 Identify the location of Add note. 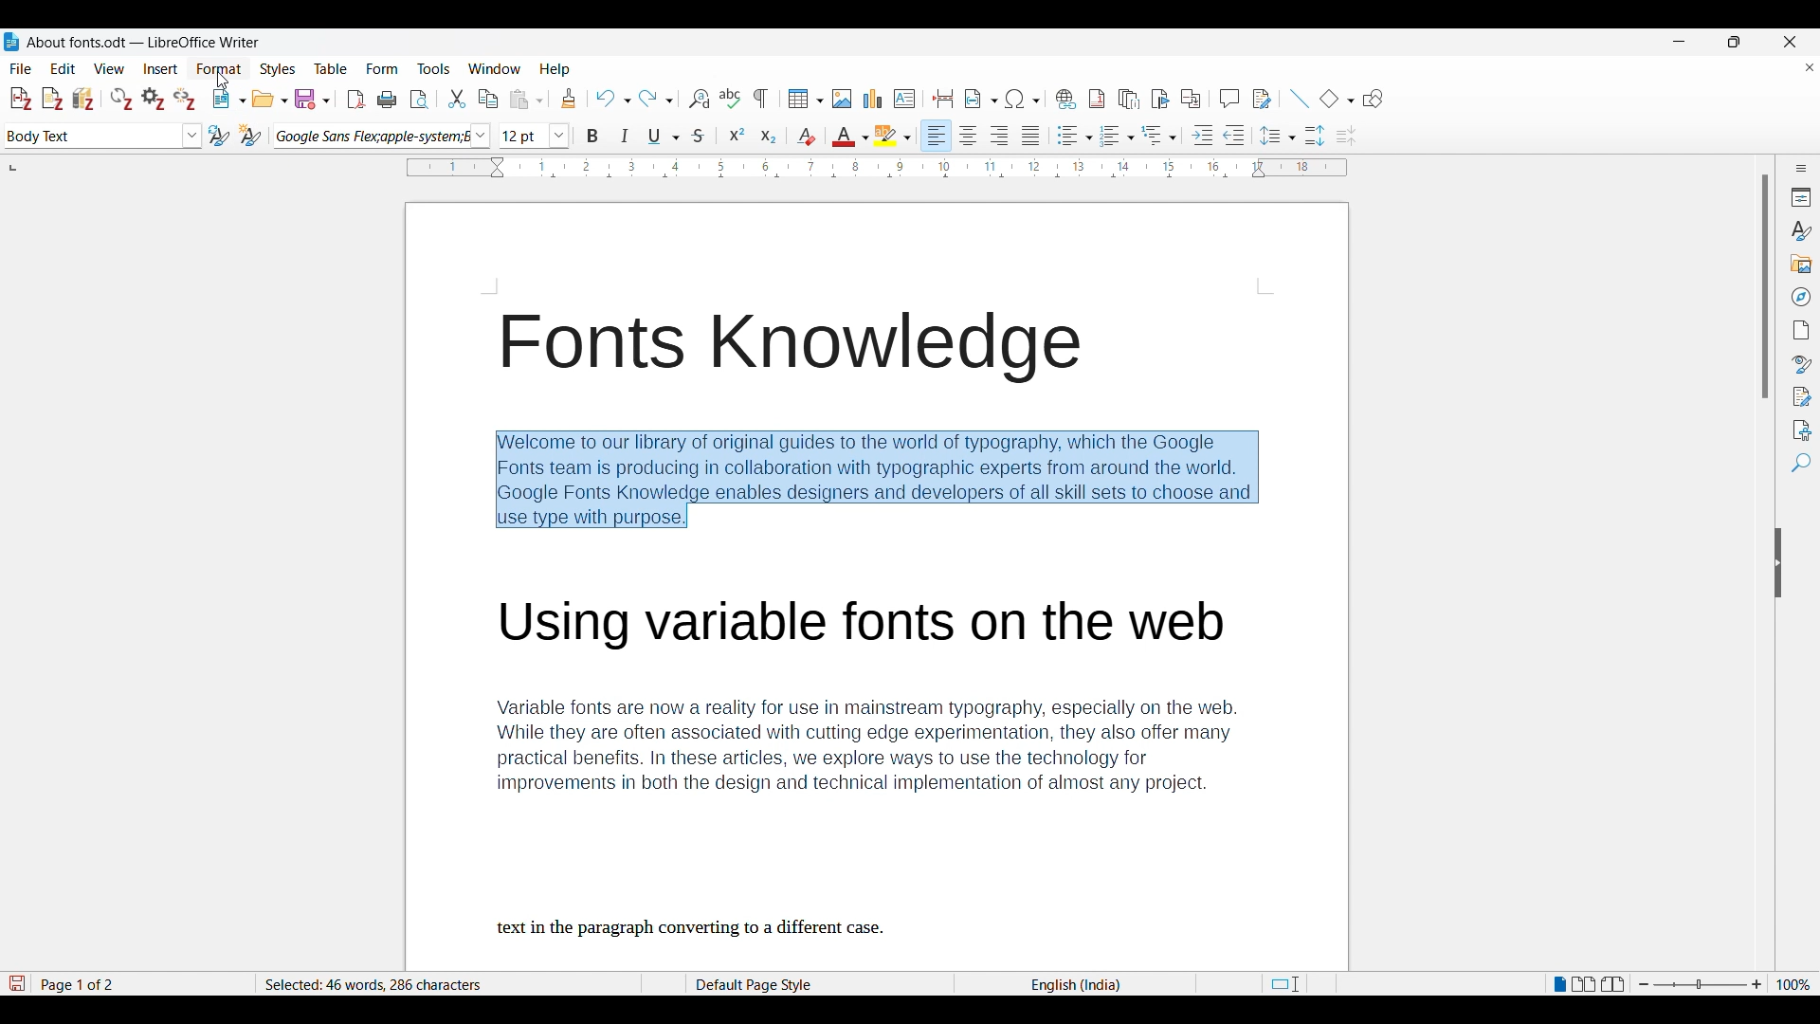
(53, 100).